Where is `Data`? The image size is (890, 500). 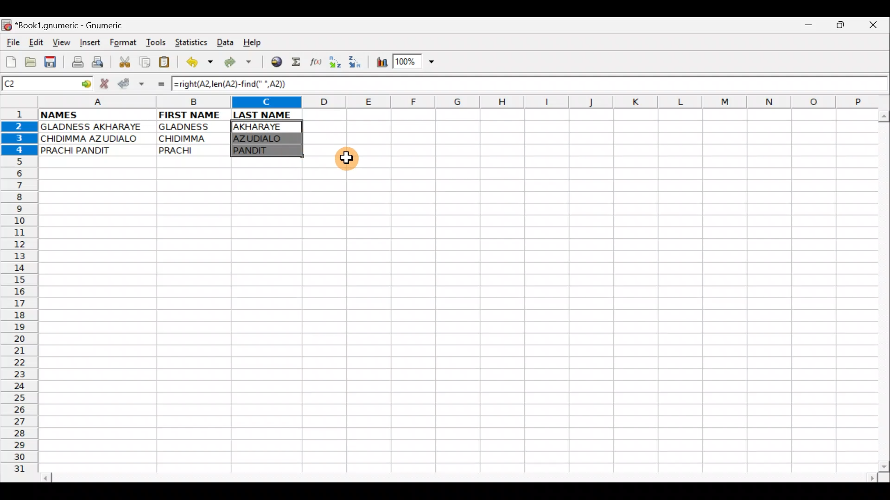 Data is located at coordinates (225, 42).